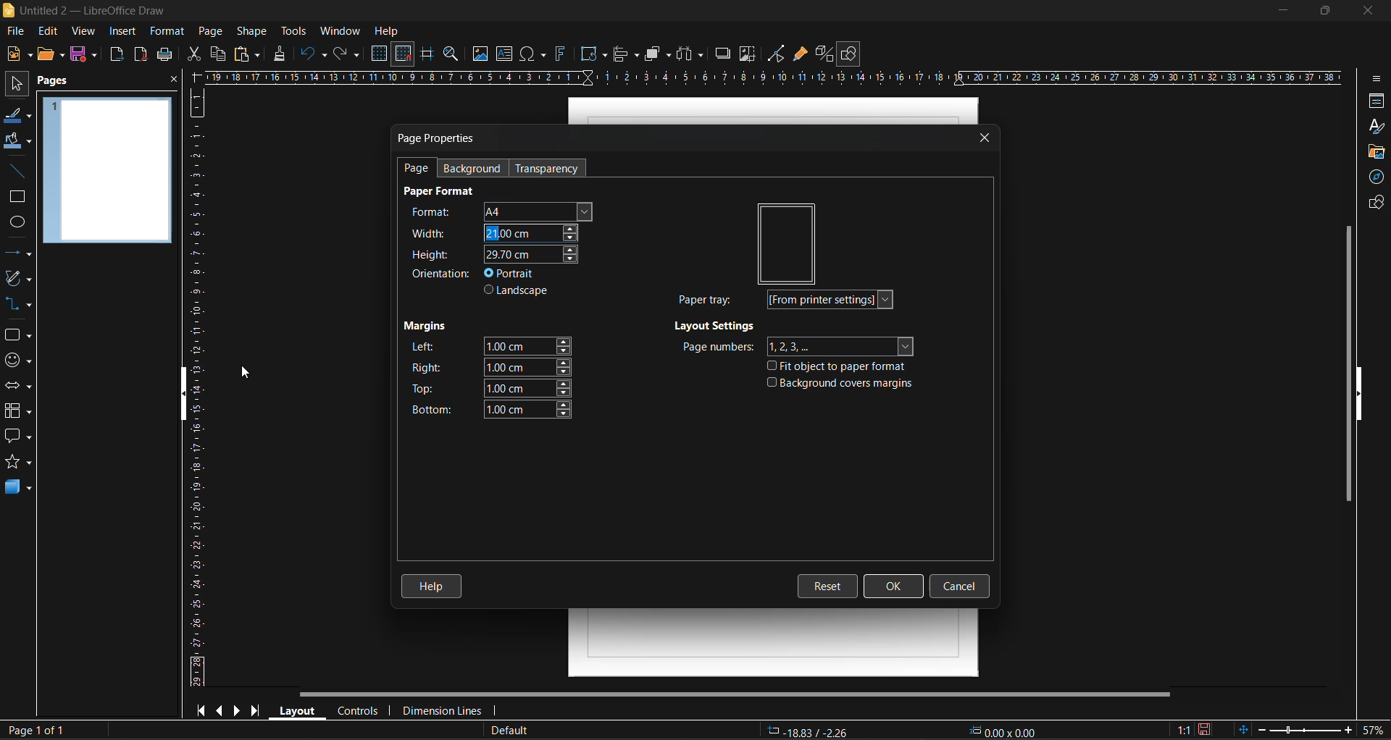 Image resolution: width=1391 pixels, height=740 pixels. I want to click on curves and polygons, so click(19, 279).